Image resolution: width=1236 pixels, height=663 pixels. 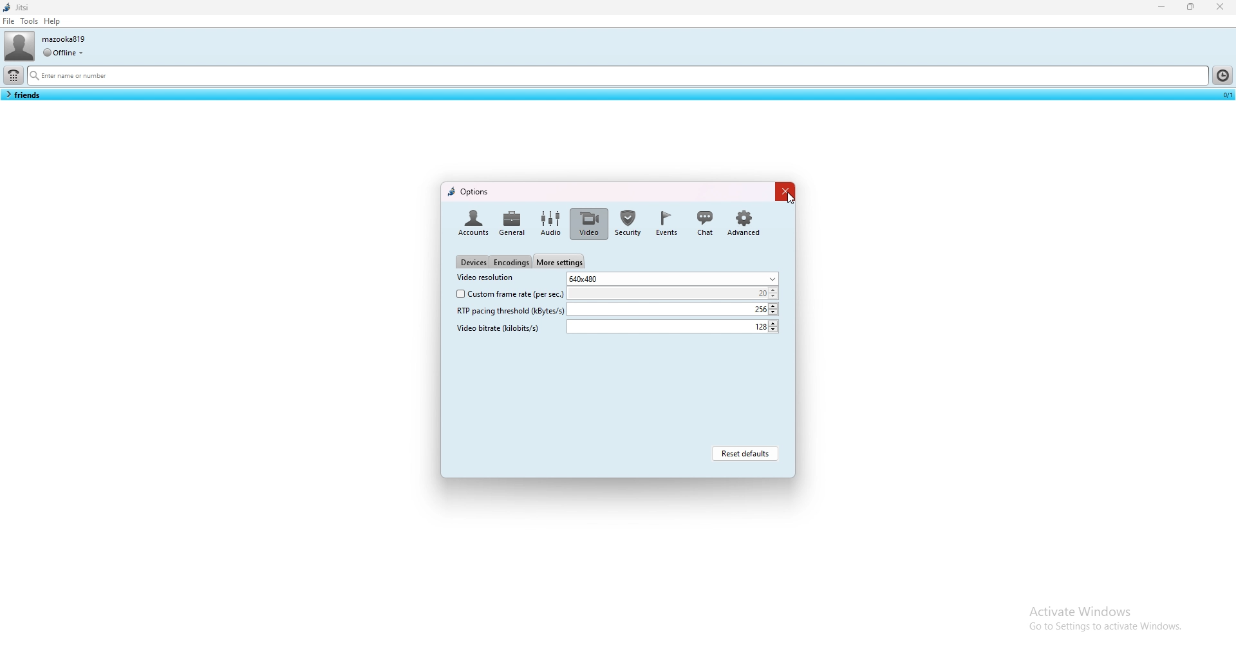 I want to click on jitsi, so click(x=19, y=7).